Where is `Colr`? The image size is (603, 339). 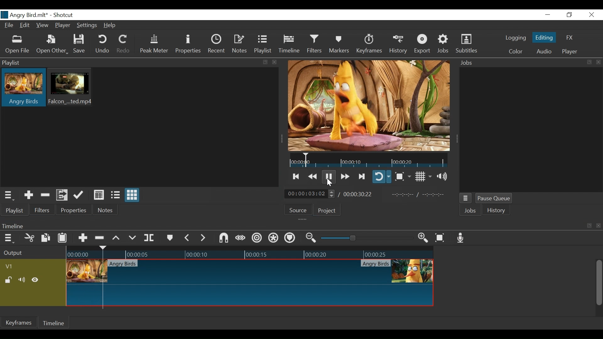
Colr is located at coordinates (515, 51).